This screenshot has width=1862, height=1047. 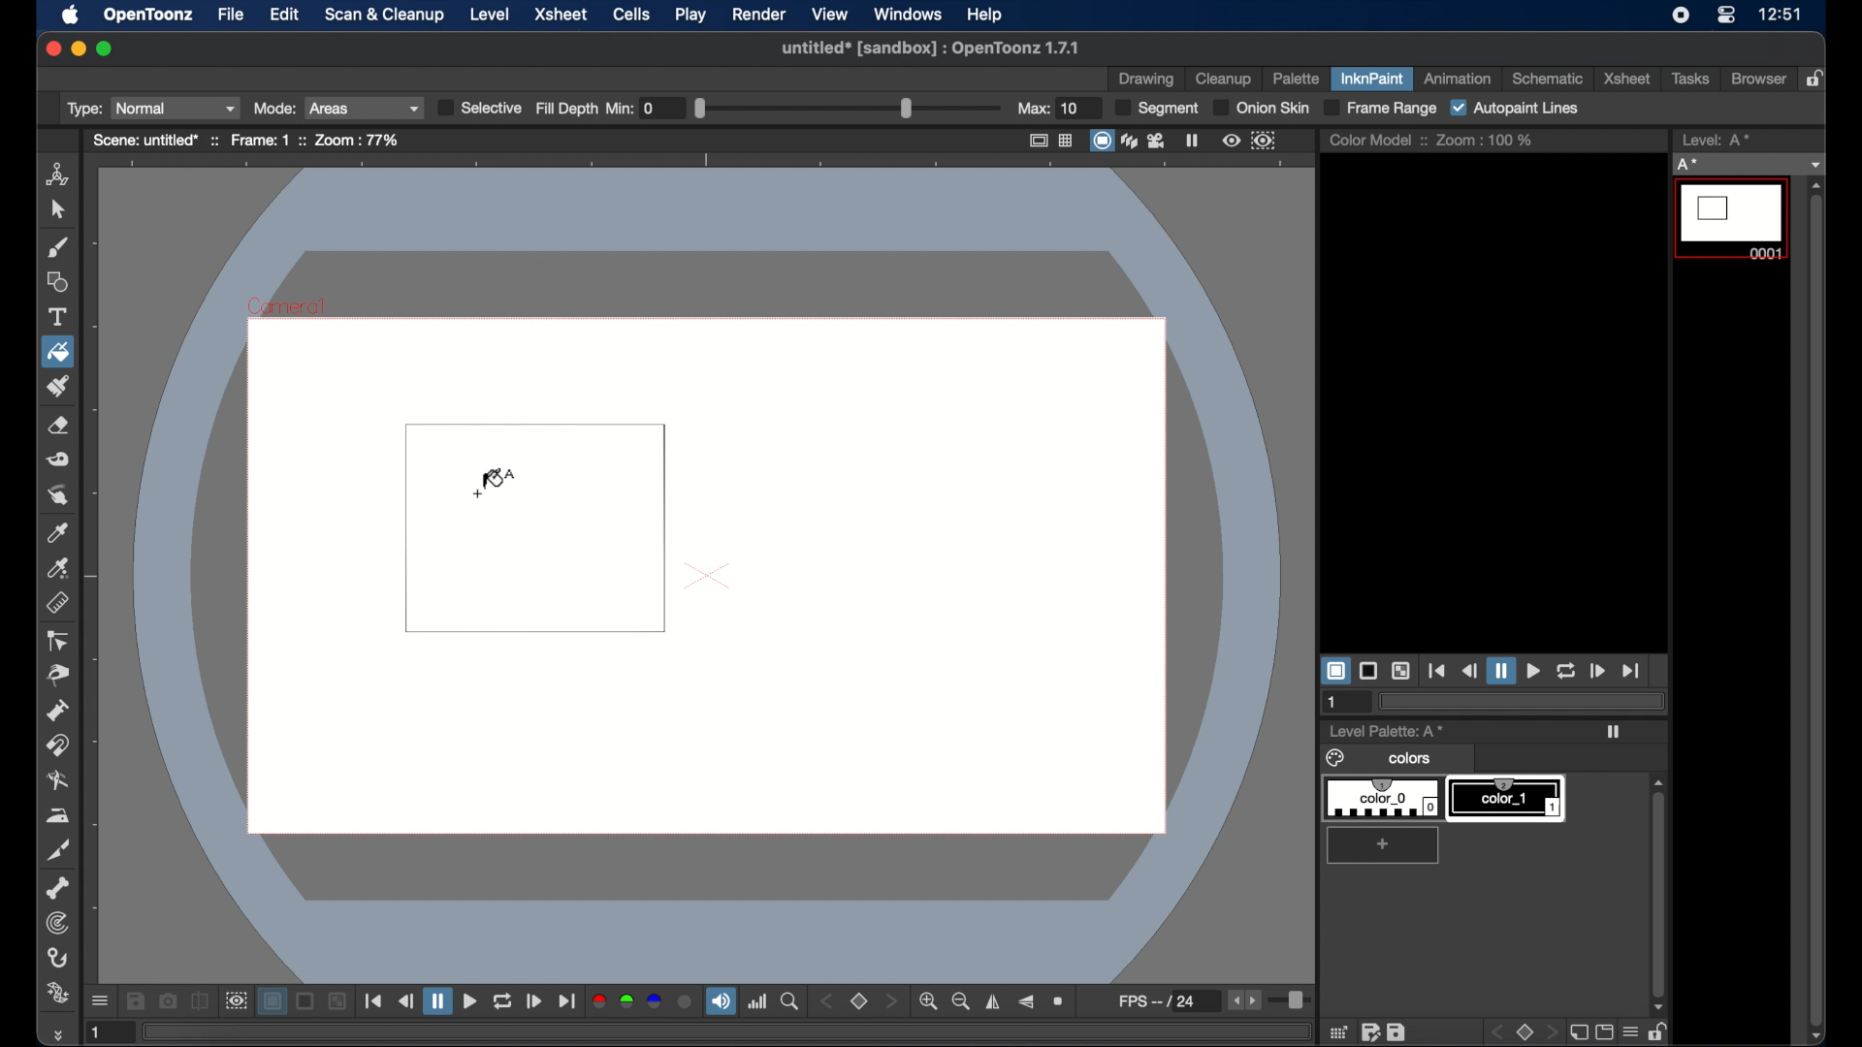 What do you see at coordinates (789, 1001) in the screenshot?
I see `locator` at bounding box center [789, 1001].